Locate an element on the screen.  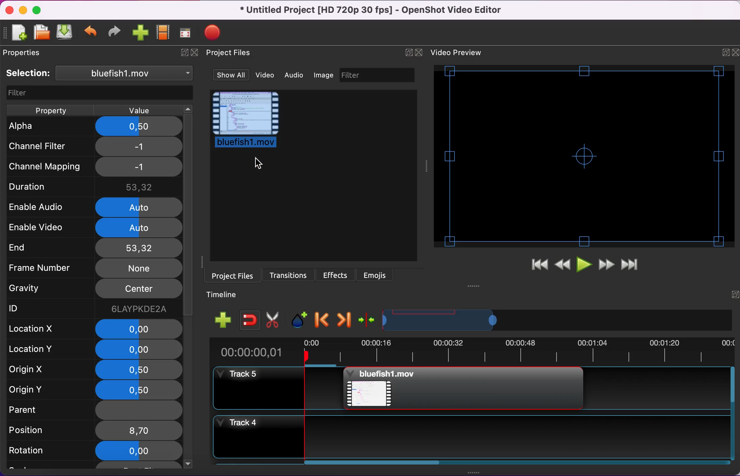
expand/hide is located at coordinates (409, 51).